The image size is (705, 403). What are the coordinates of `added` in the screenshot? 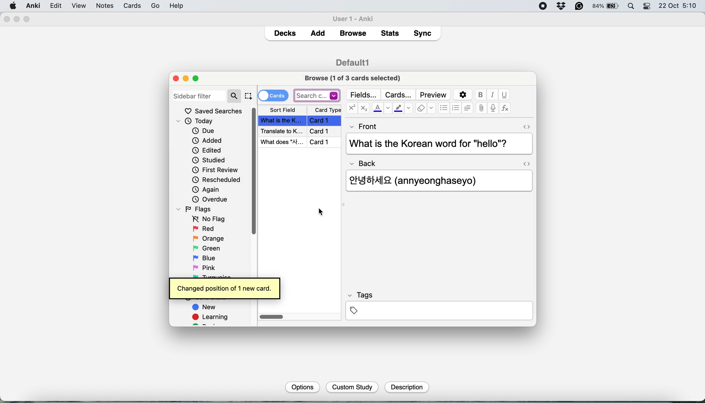 It's located at (208, 140).